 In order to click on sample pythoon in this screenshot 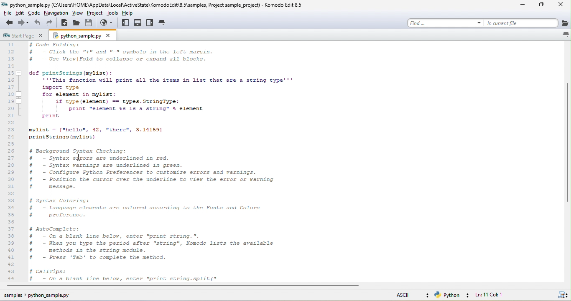, I will do `click(38, 295)`.